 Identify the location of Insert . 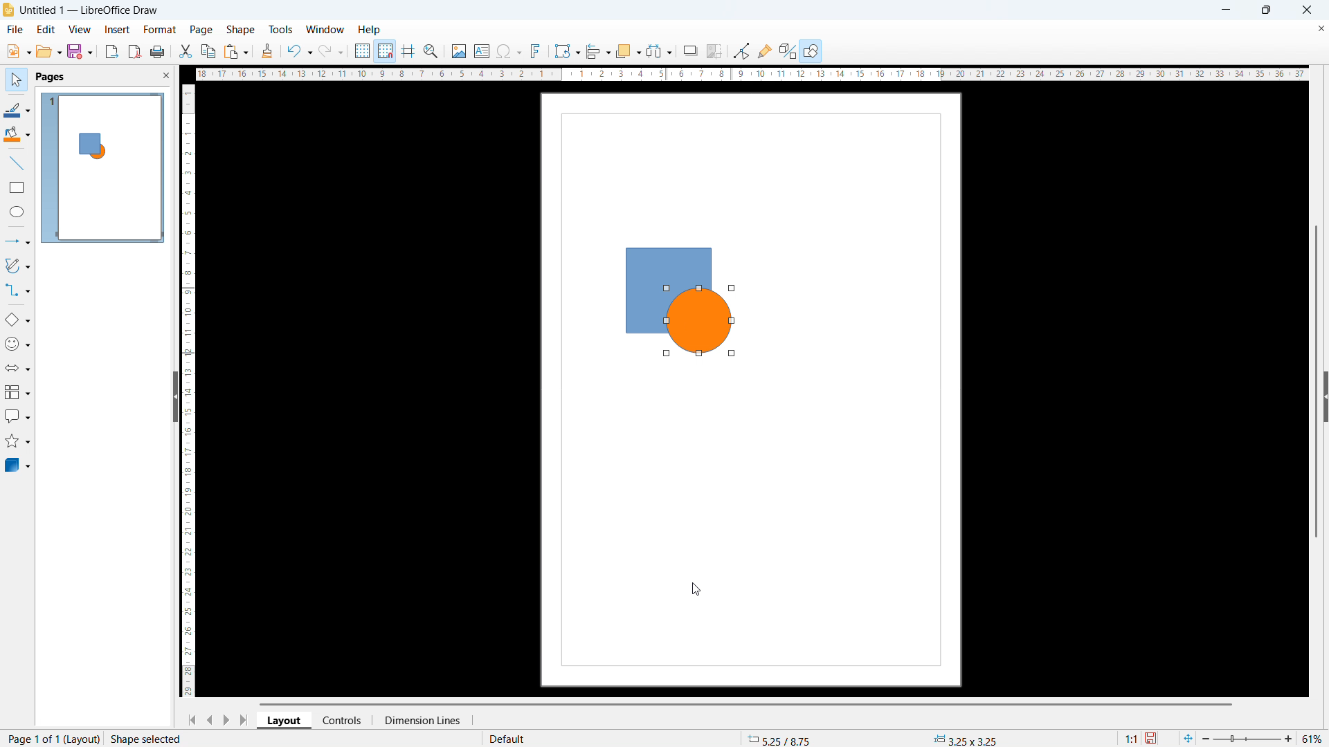
(117, 29).